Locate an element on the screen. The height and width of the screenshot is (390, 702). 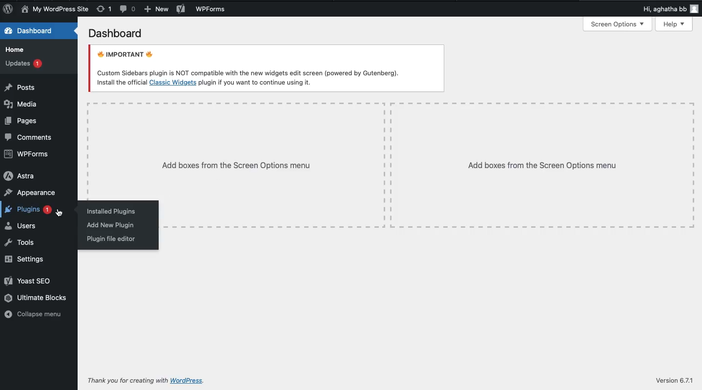
Installed plugins is located at coordinates (114, 212).